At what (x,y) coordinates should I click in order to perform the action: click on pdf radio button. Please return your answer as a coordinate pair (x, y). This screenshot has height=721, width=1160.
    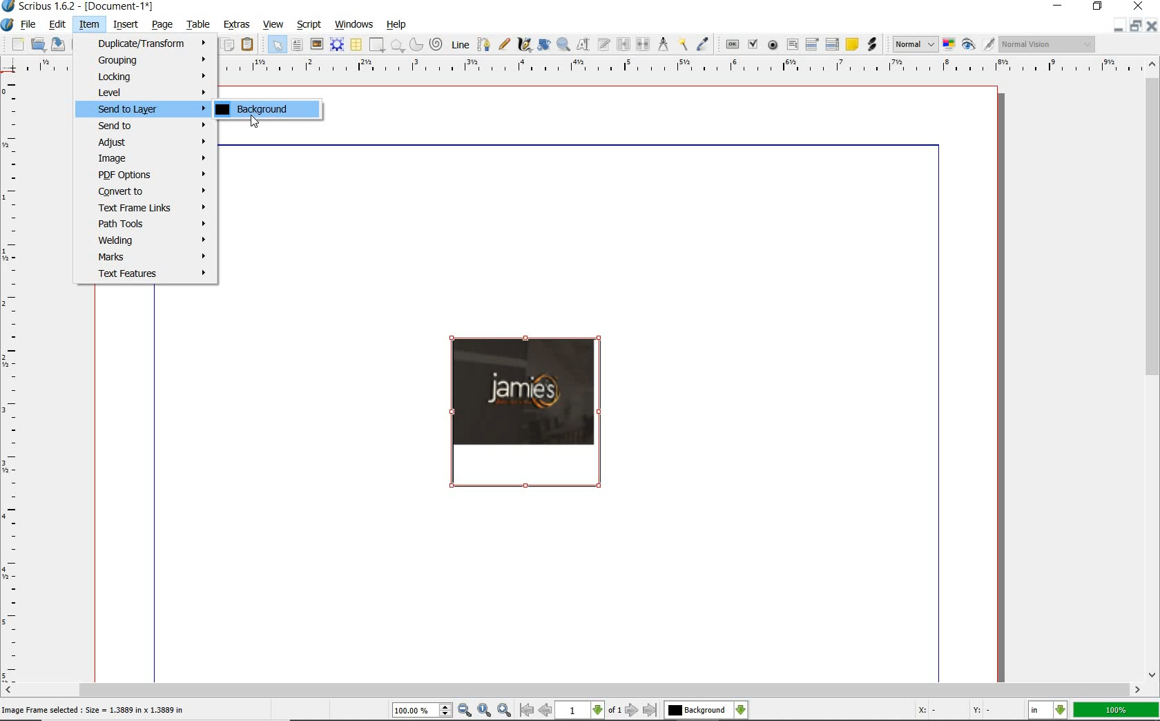
    Looking at the image, I should click on (773, 46).